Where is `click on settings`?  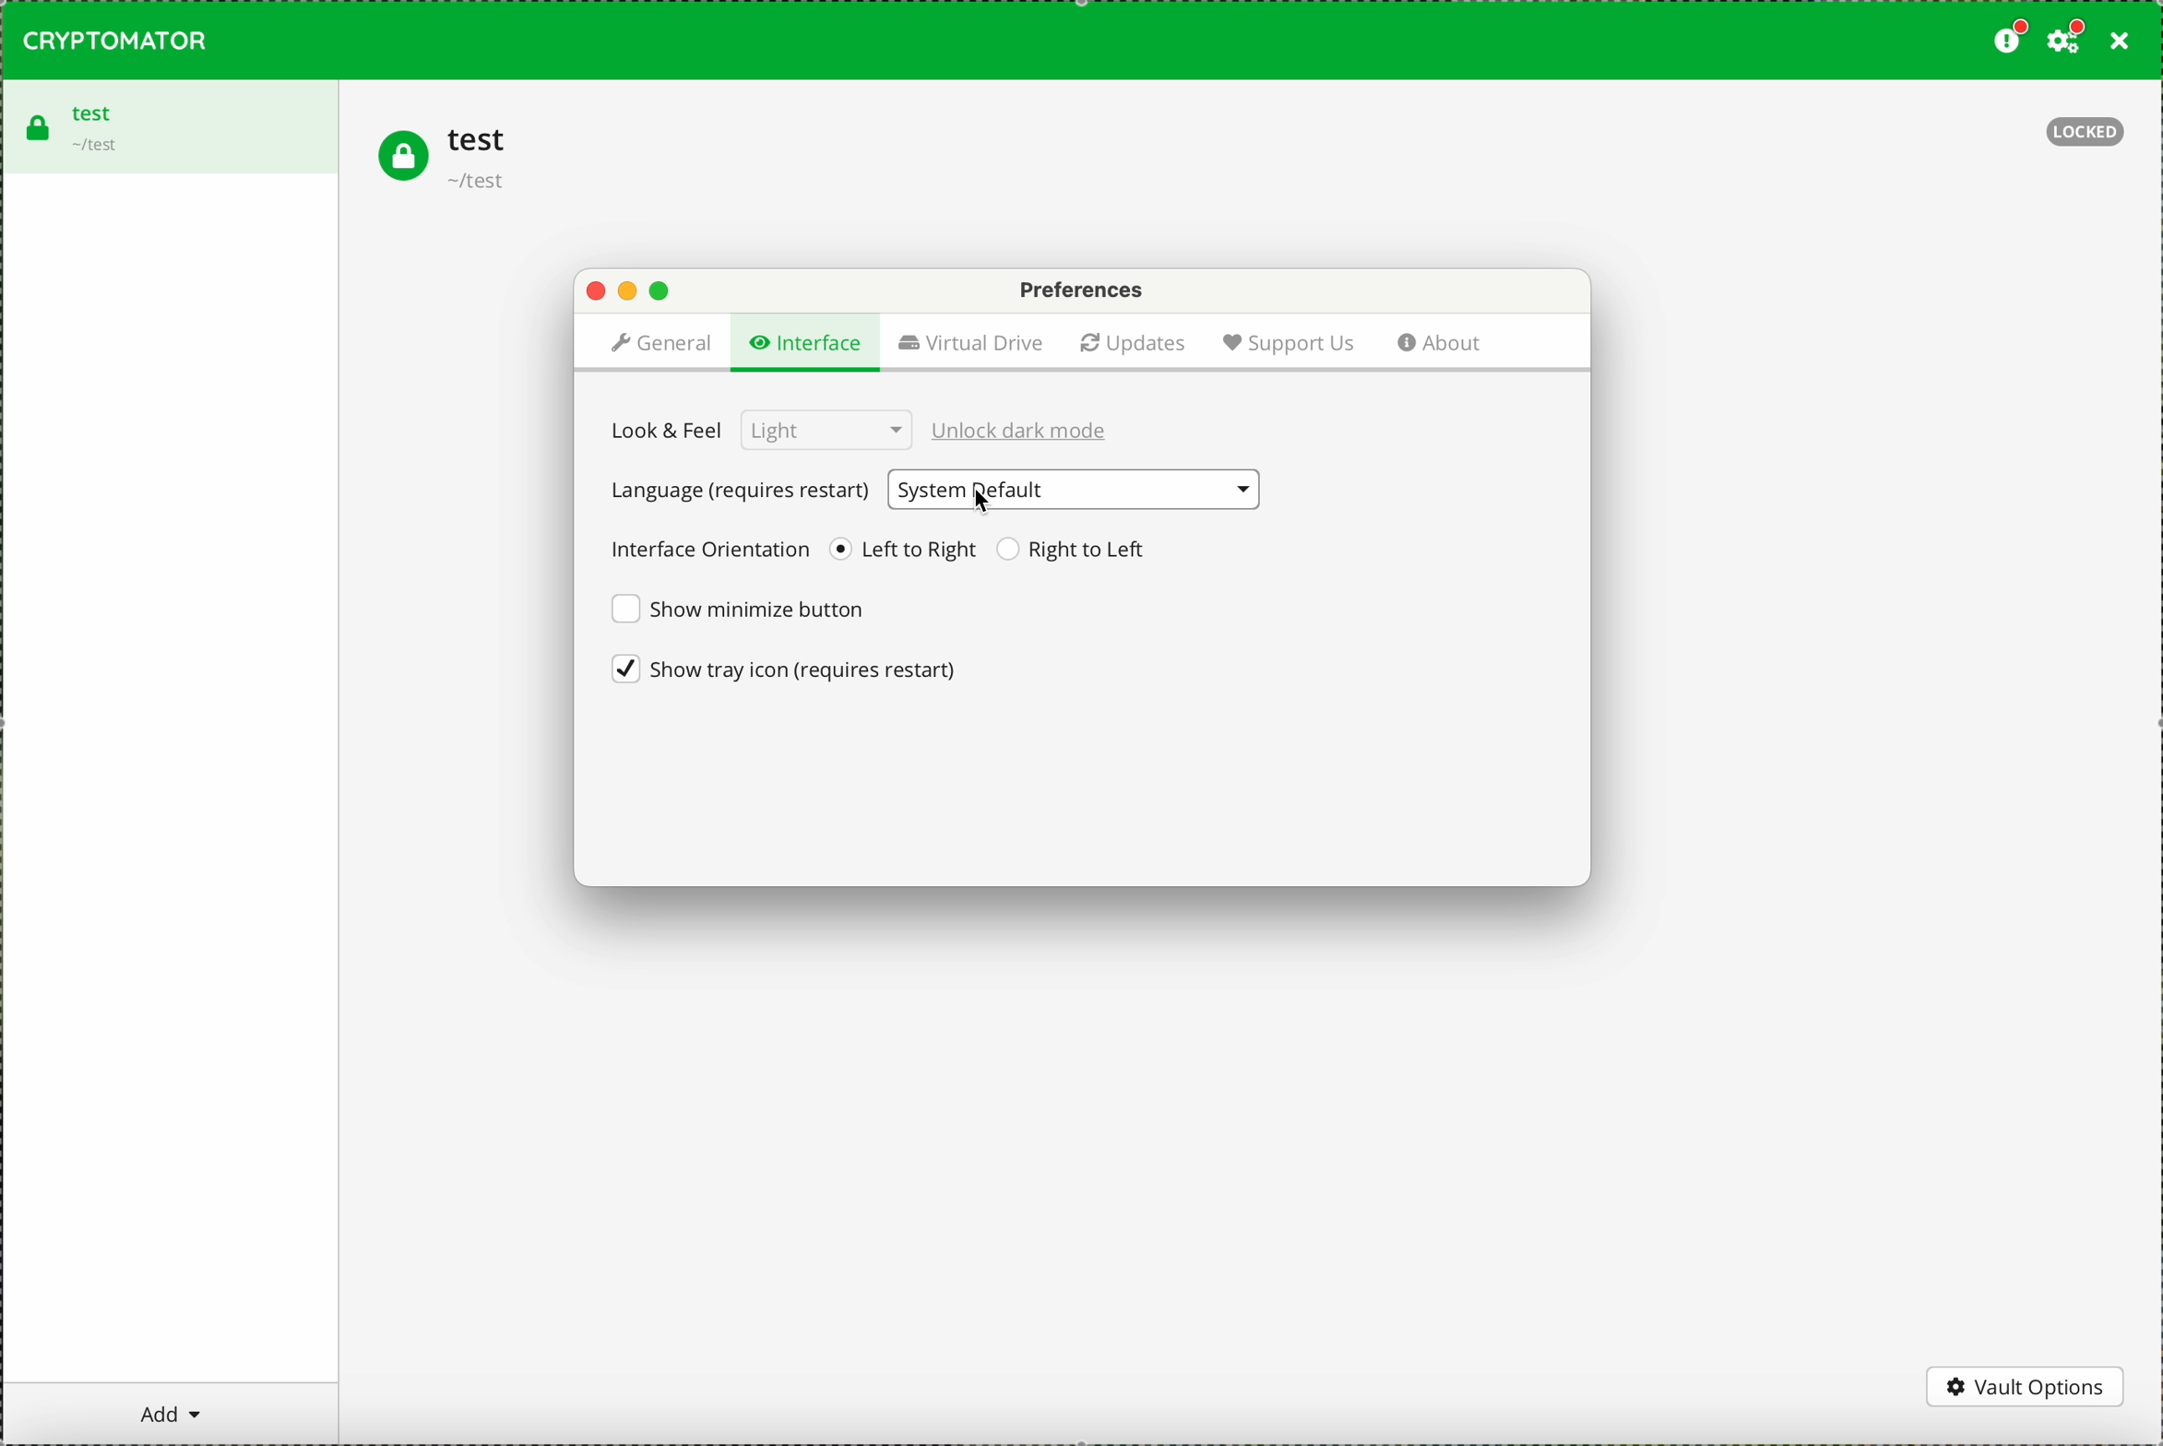 click on settings is located at coordinates (2068, 41).